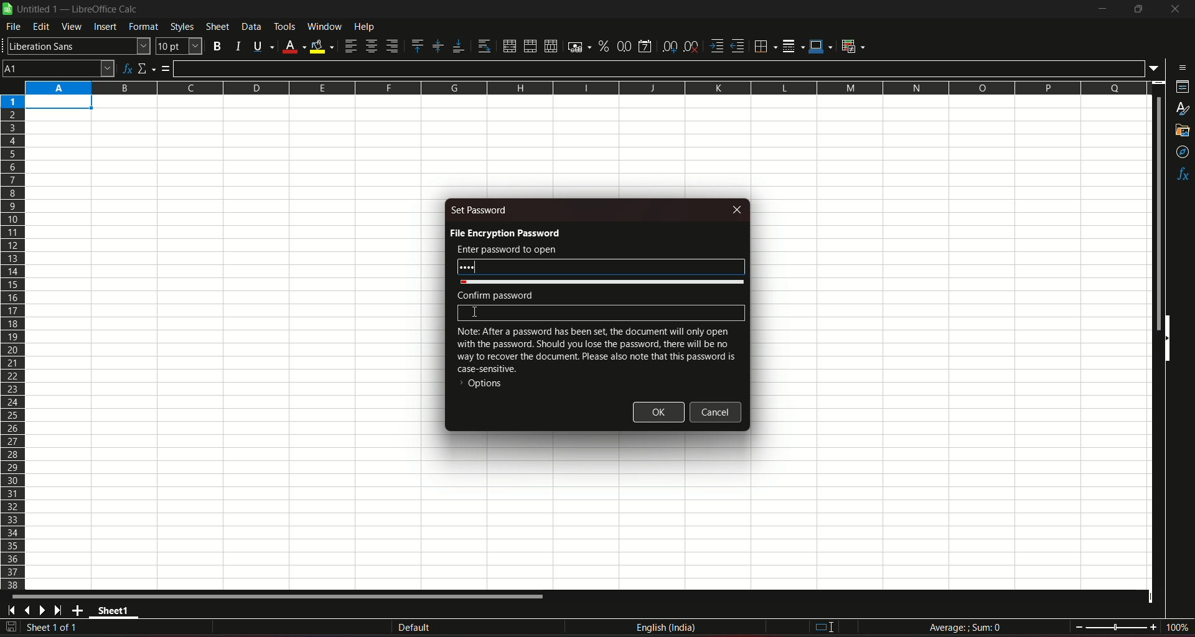 Image resolution: width=1195 pixels, height=637 pixels. I want to click on delete decimal point, so click(692, 46).